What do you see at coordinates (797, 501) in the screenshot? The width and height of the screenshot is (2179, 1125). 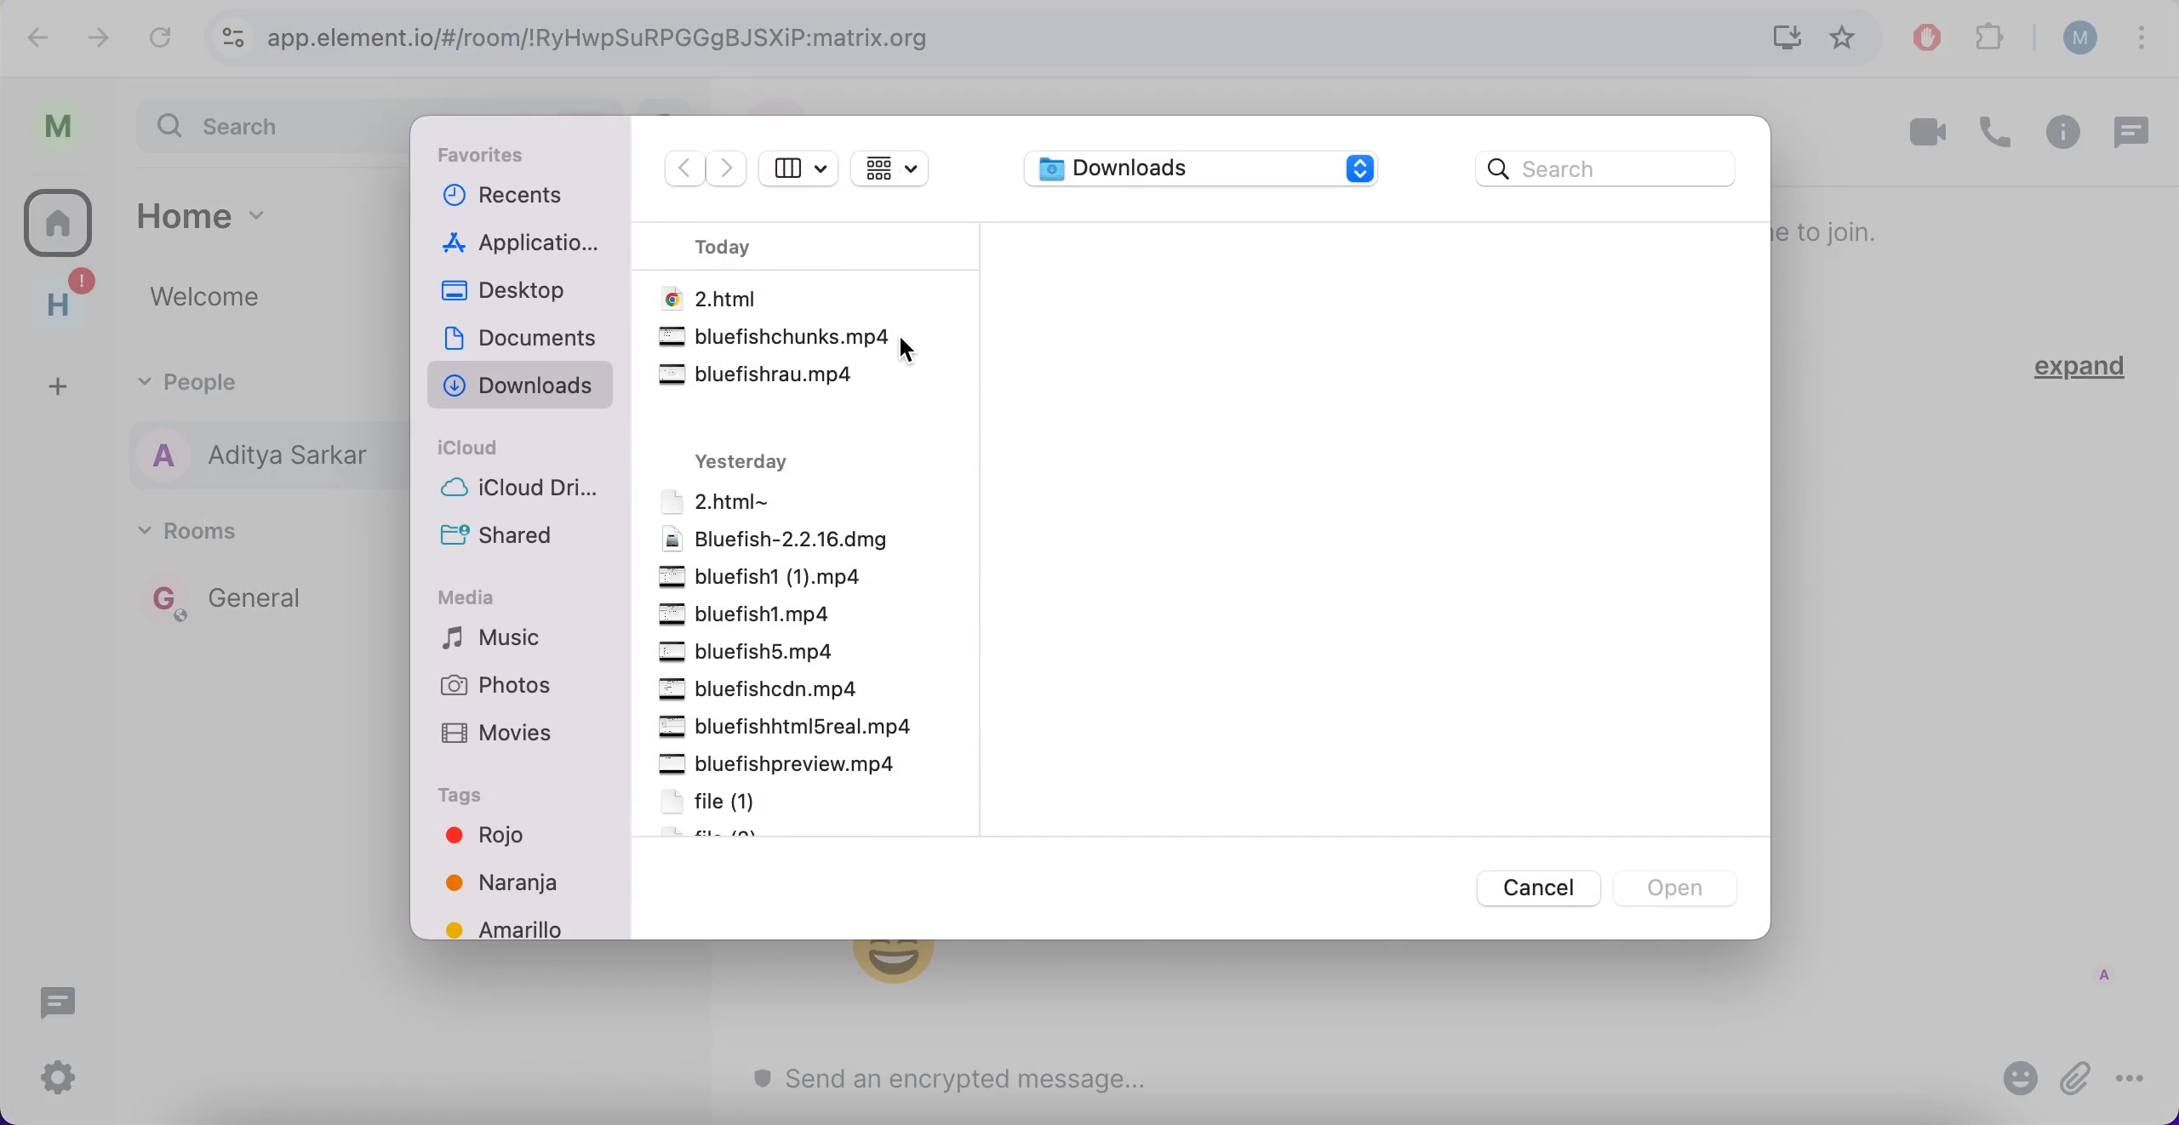 I see `file` at bounding box center [797, 501].